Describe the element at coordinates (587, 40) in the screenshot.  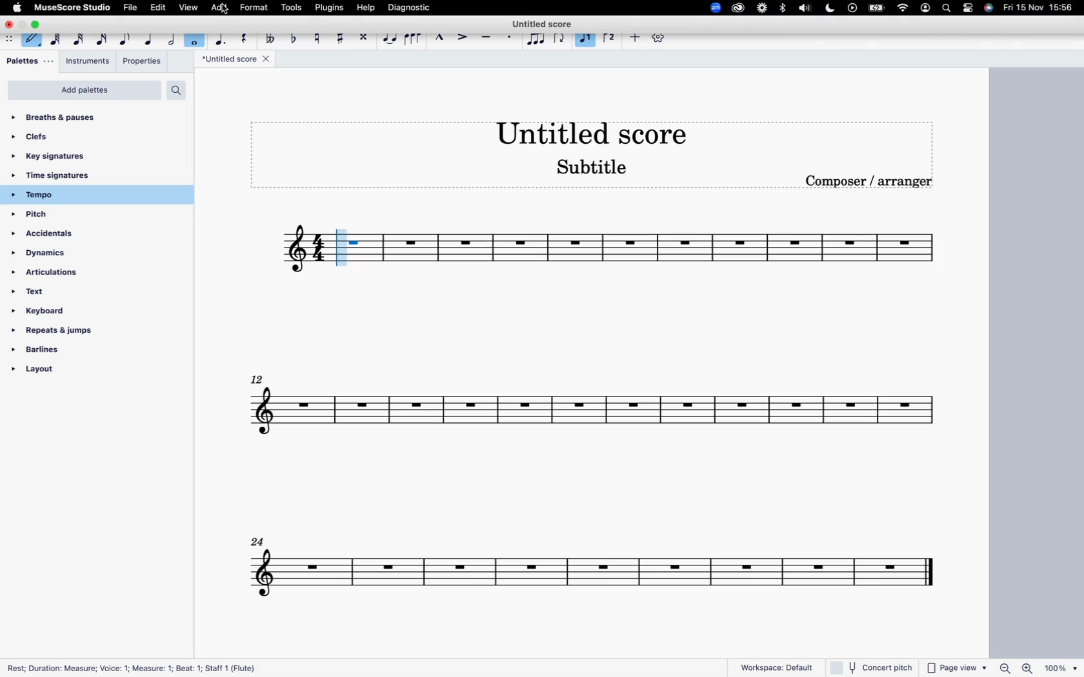
I see `voice 2` at that location.